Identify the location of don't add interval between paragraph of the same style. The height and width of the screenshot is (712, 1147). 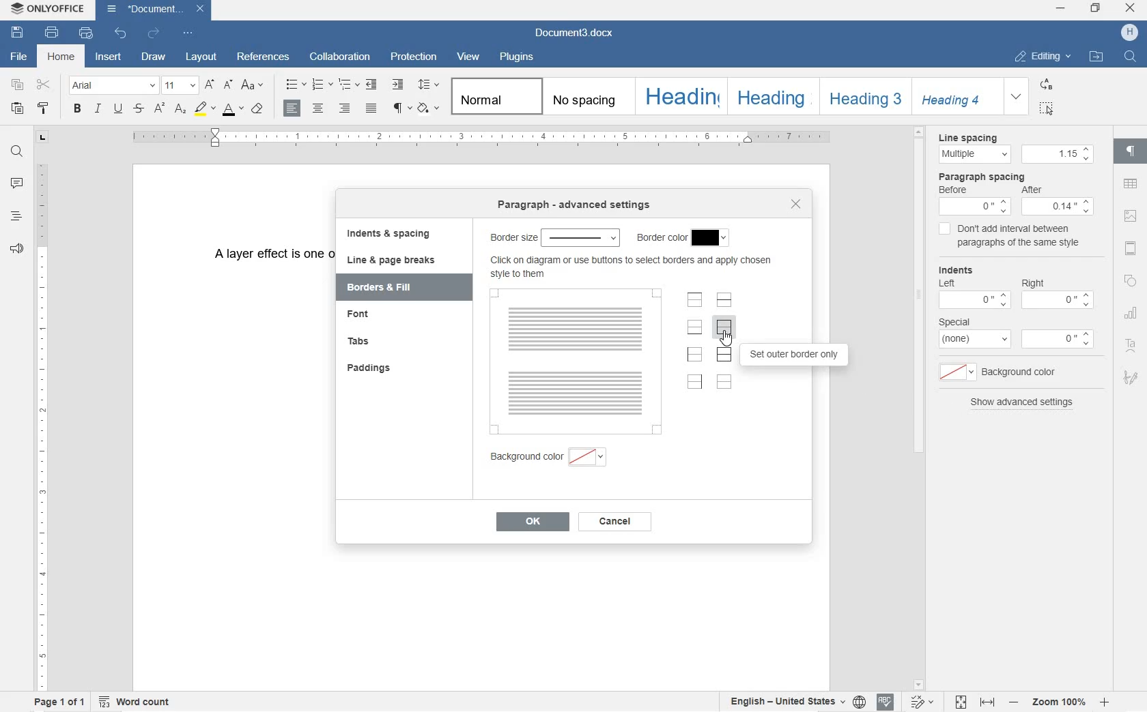
(1009, 239).